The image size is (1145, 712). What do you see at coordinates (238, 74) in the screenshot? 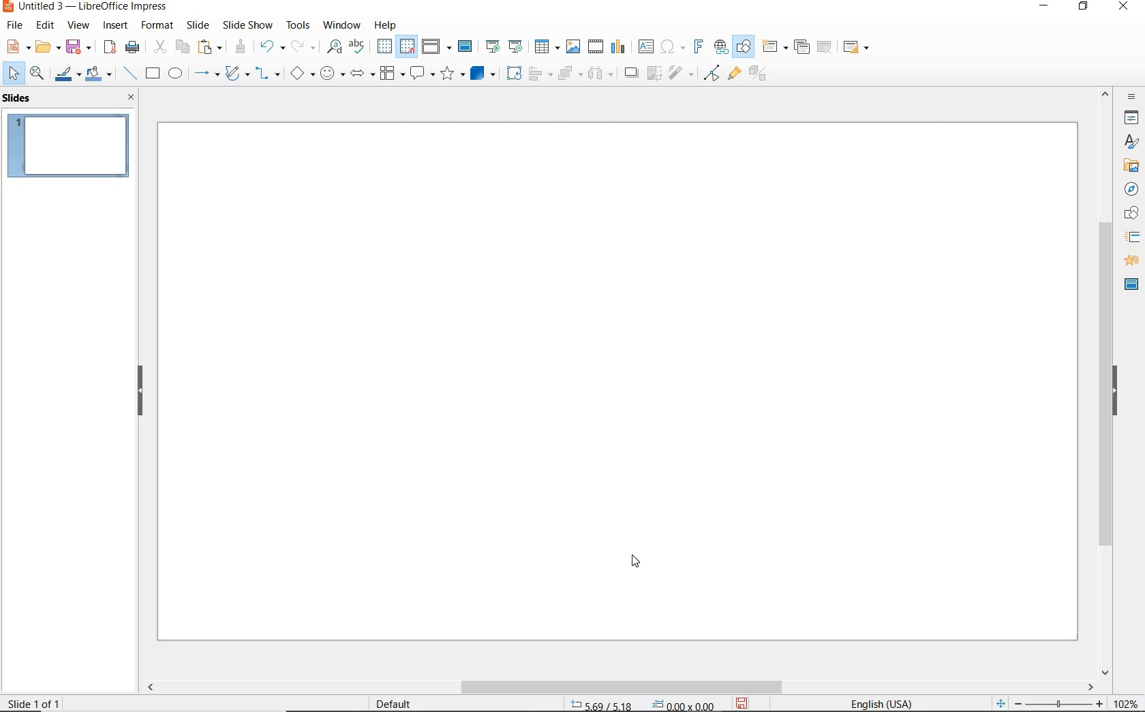
I see `CURVES AND POLYGONS` at bounding box center [238, 74].